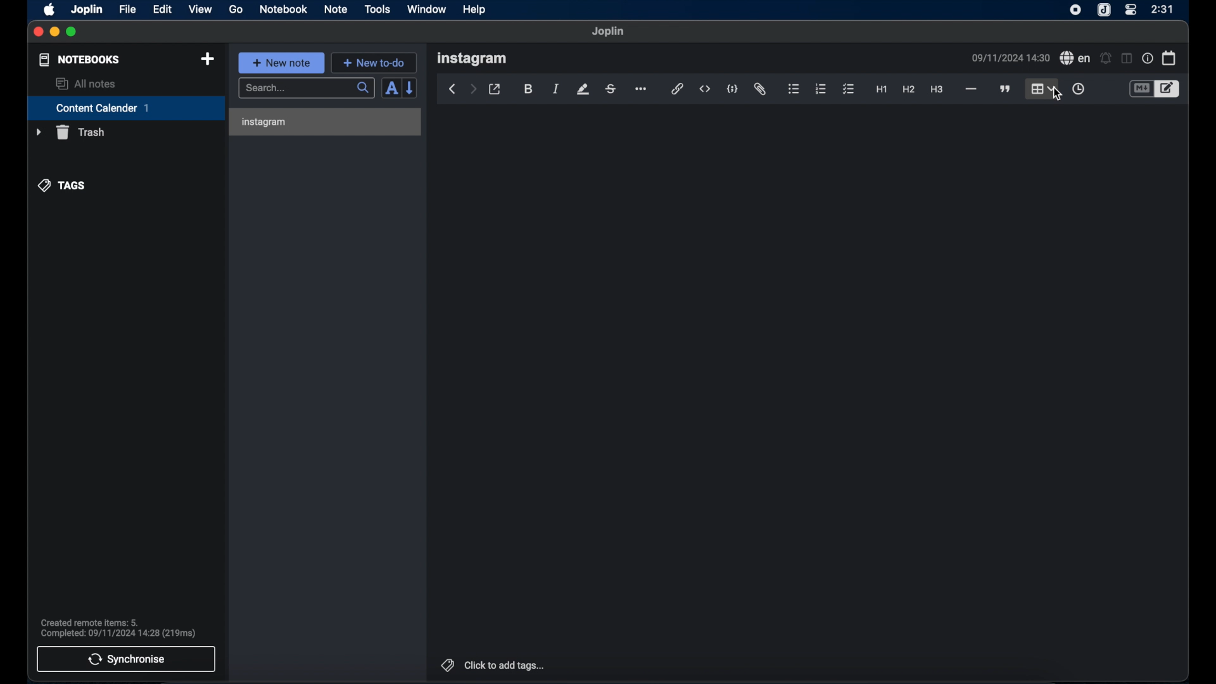  I want to click on spell check, so click(1075, 58).